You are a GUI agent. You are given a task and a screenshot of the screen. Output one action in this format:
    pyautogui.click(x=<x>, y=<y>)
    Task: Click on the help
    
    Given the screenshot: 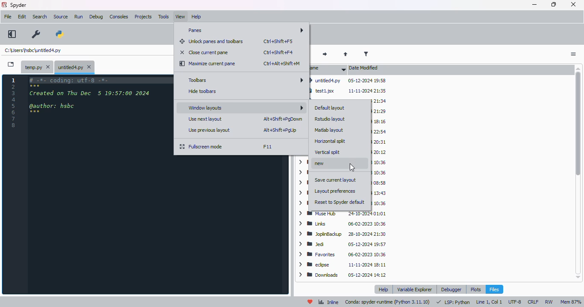 What is the action you would take?
    pyautogui.click(x=196, y=17)
    